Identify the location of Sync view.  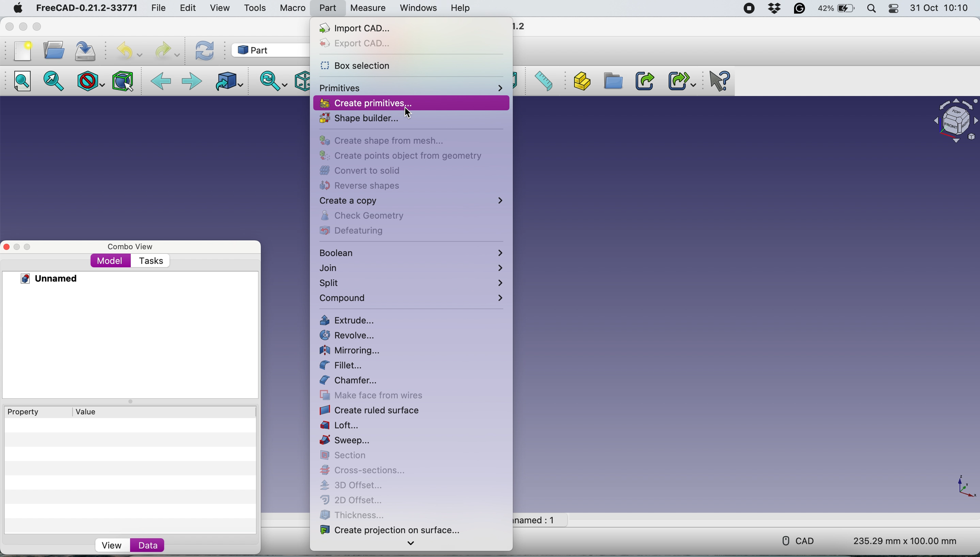
(273, 80).